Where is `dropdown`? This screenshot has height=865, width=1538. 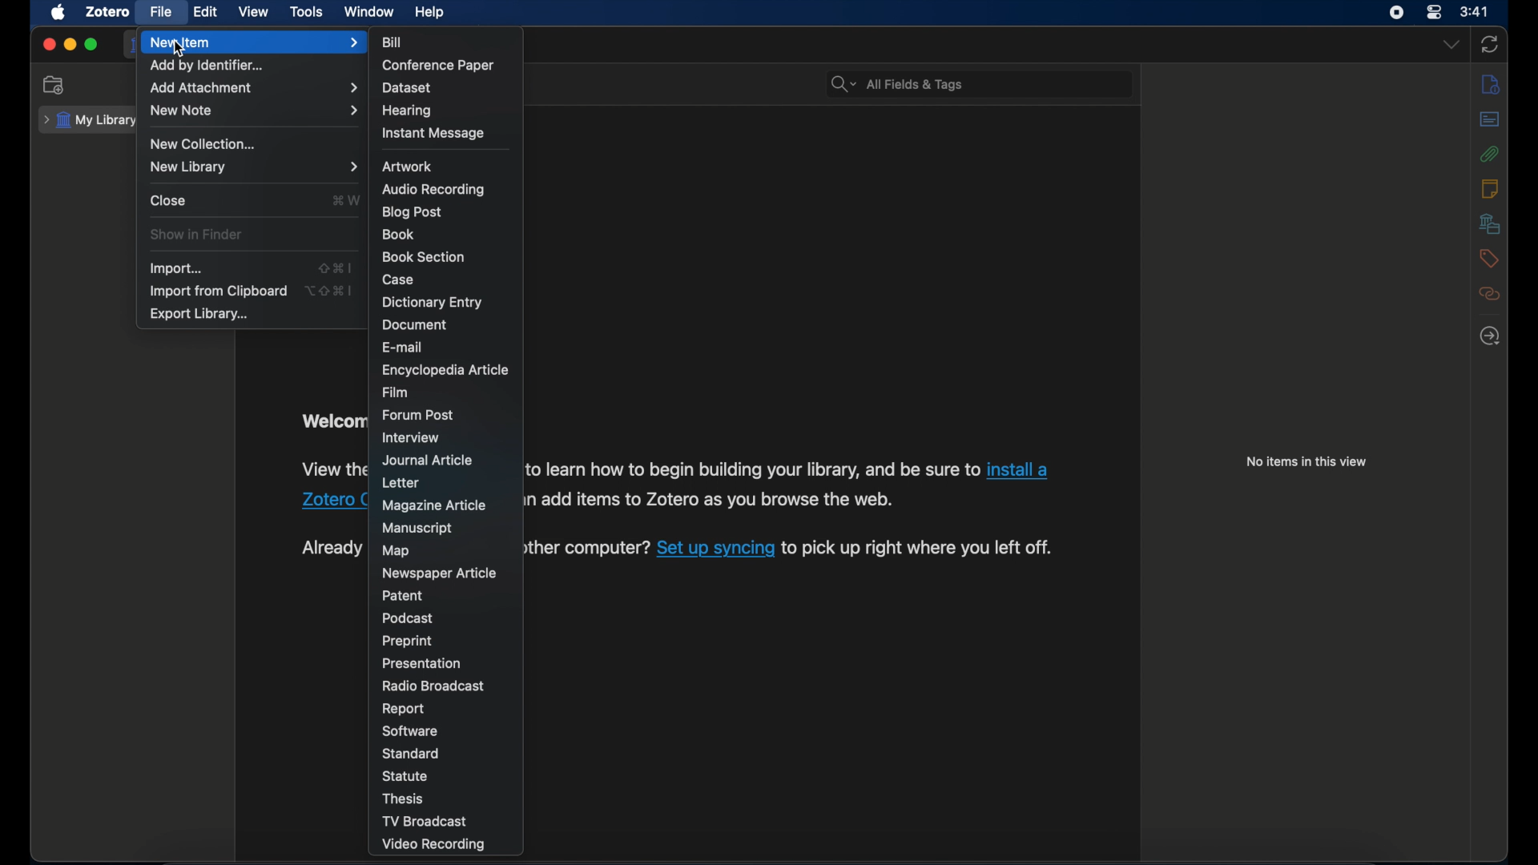
dropdown is located at coordinates (1451, 45).